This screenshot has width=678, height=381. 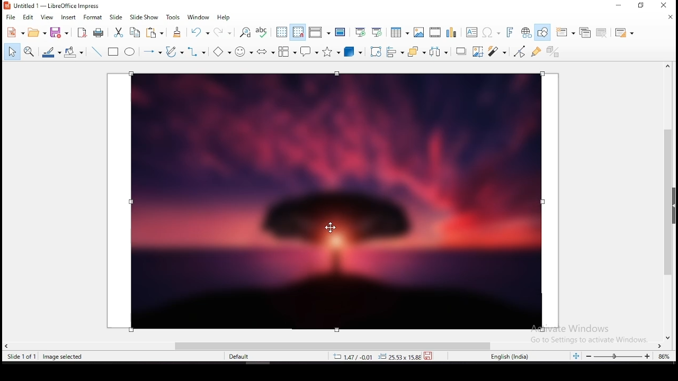 I want to click on start from first slide, so click(x=360, y=31).